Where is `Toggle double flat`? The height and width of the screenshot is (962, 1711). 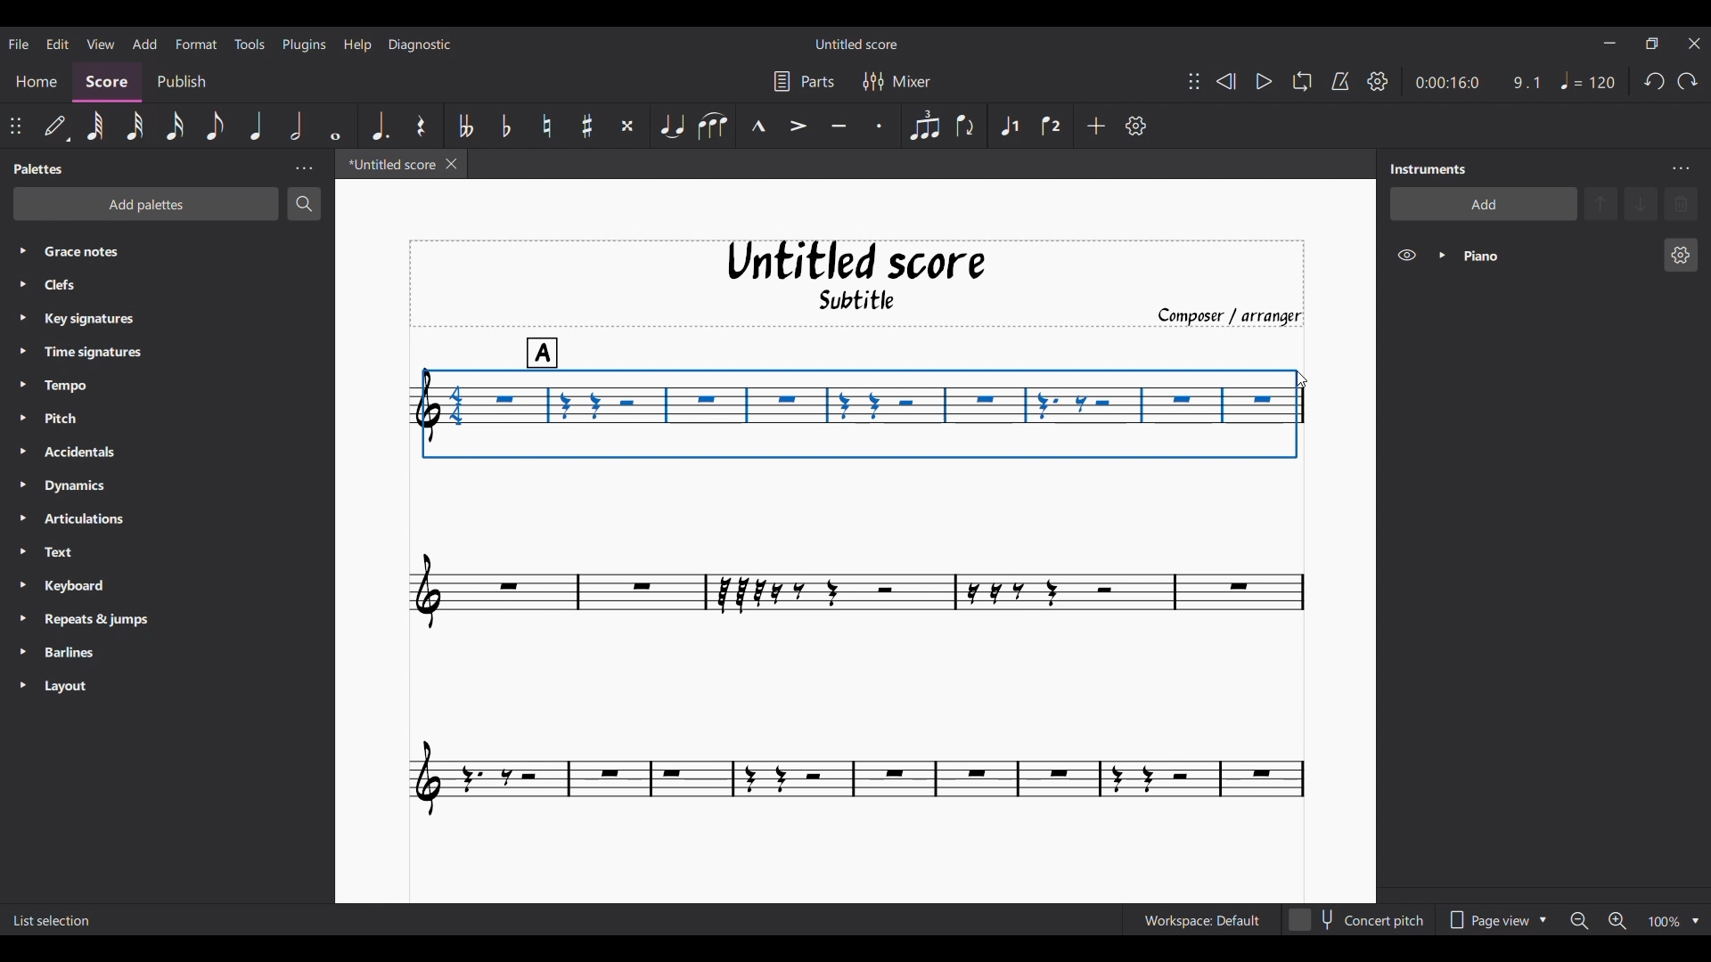 Toggle double flat is located at coordinates (466, 126).